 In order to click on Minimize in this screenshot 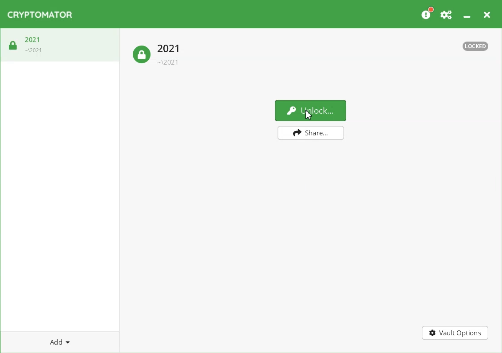, I will do `click(467, 13)`.